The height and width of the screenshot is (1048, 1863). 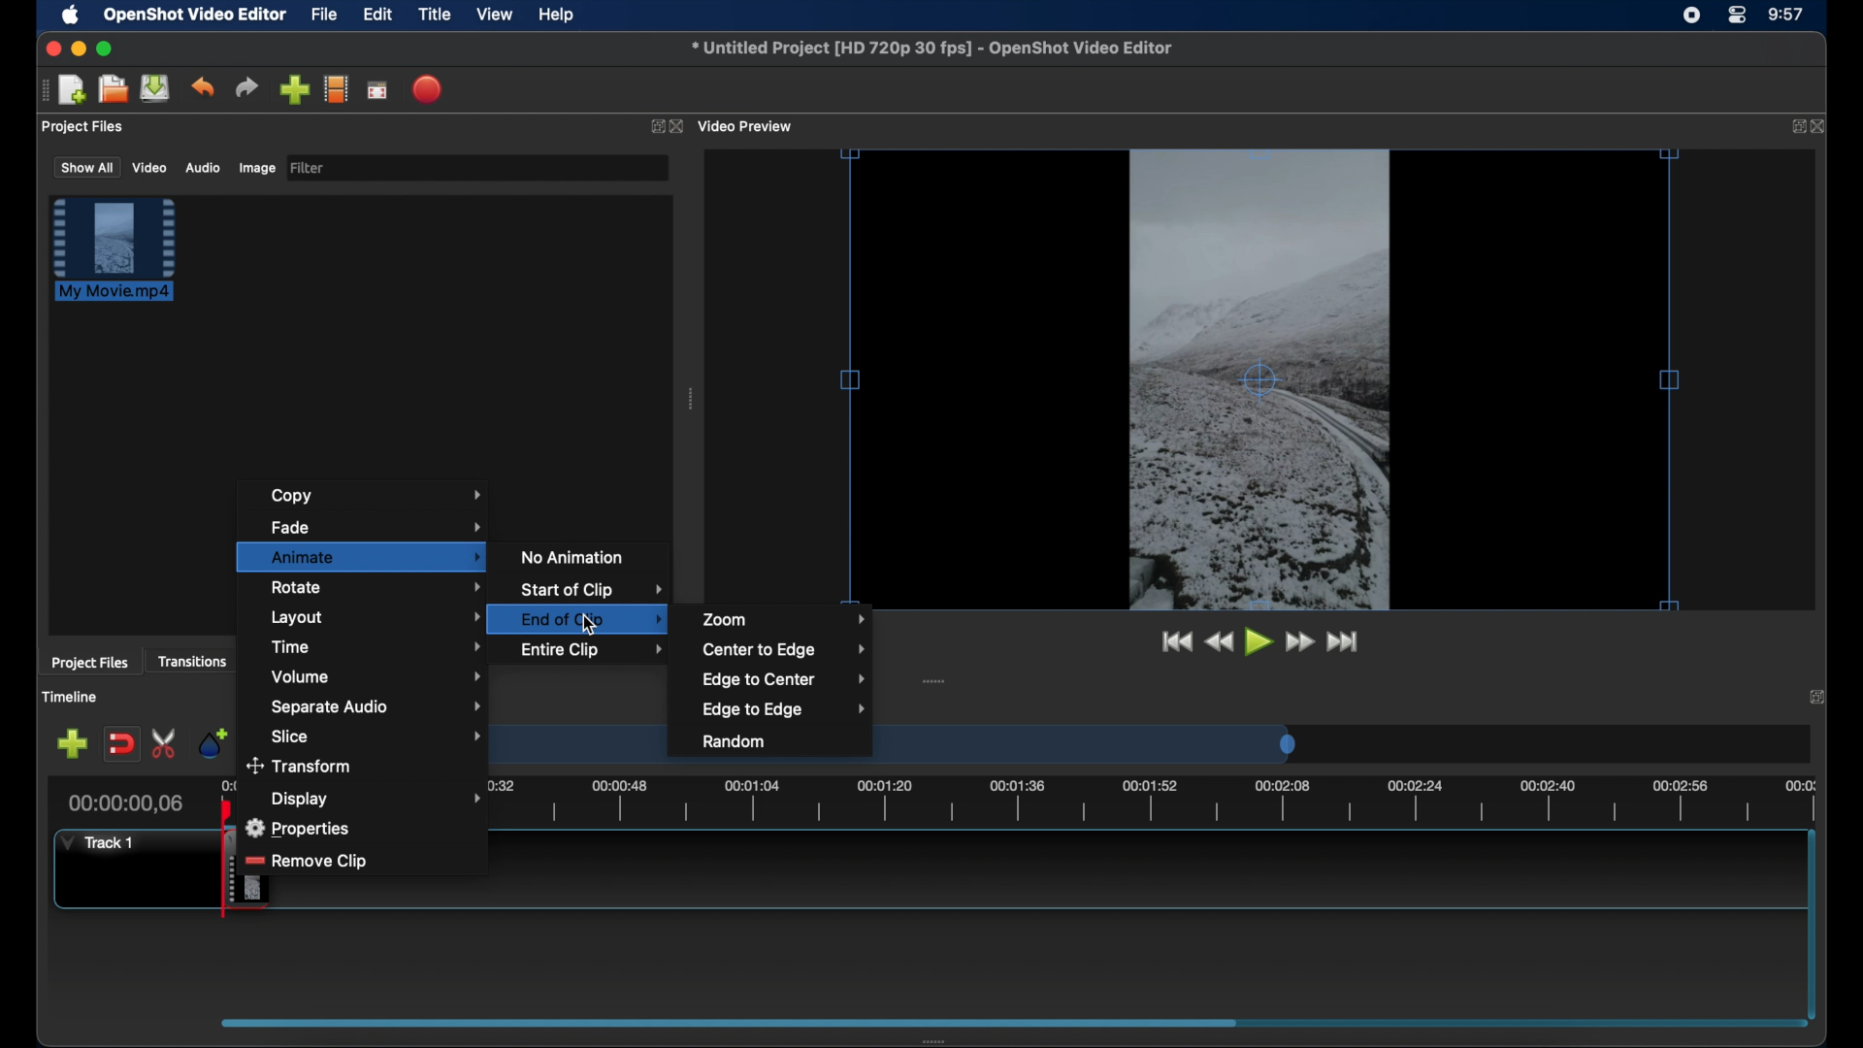 I want to click on project files, so click(x=89, y=663).